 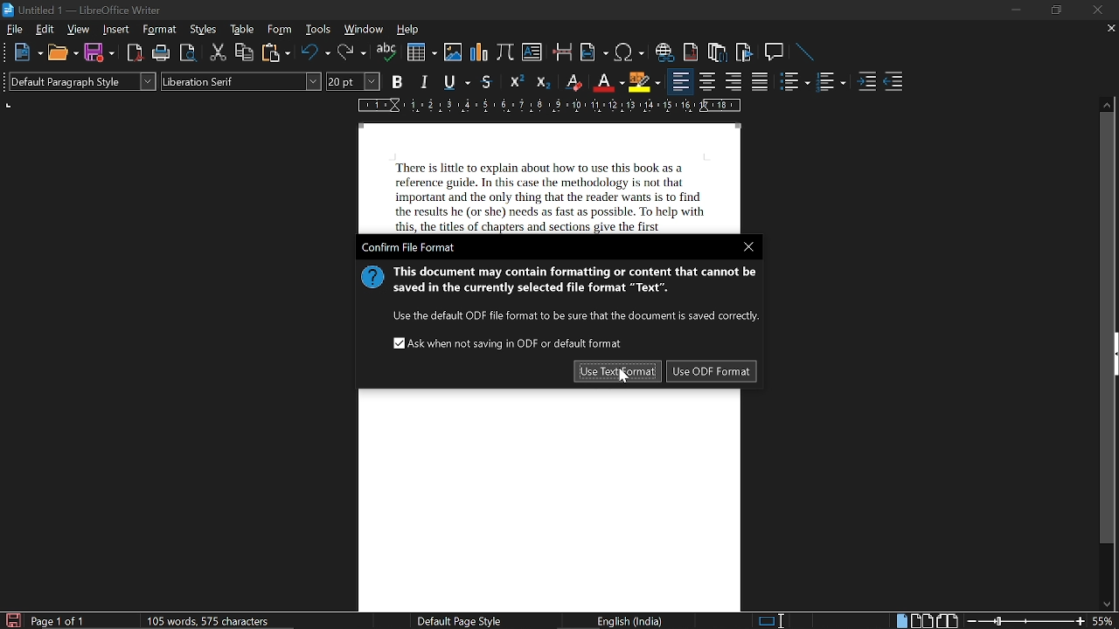 What do you see at coordinates (453, 52) in the screenshot?
I see `insert image` at bounding box center [453, 52].